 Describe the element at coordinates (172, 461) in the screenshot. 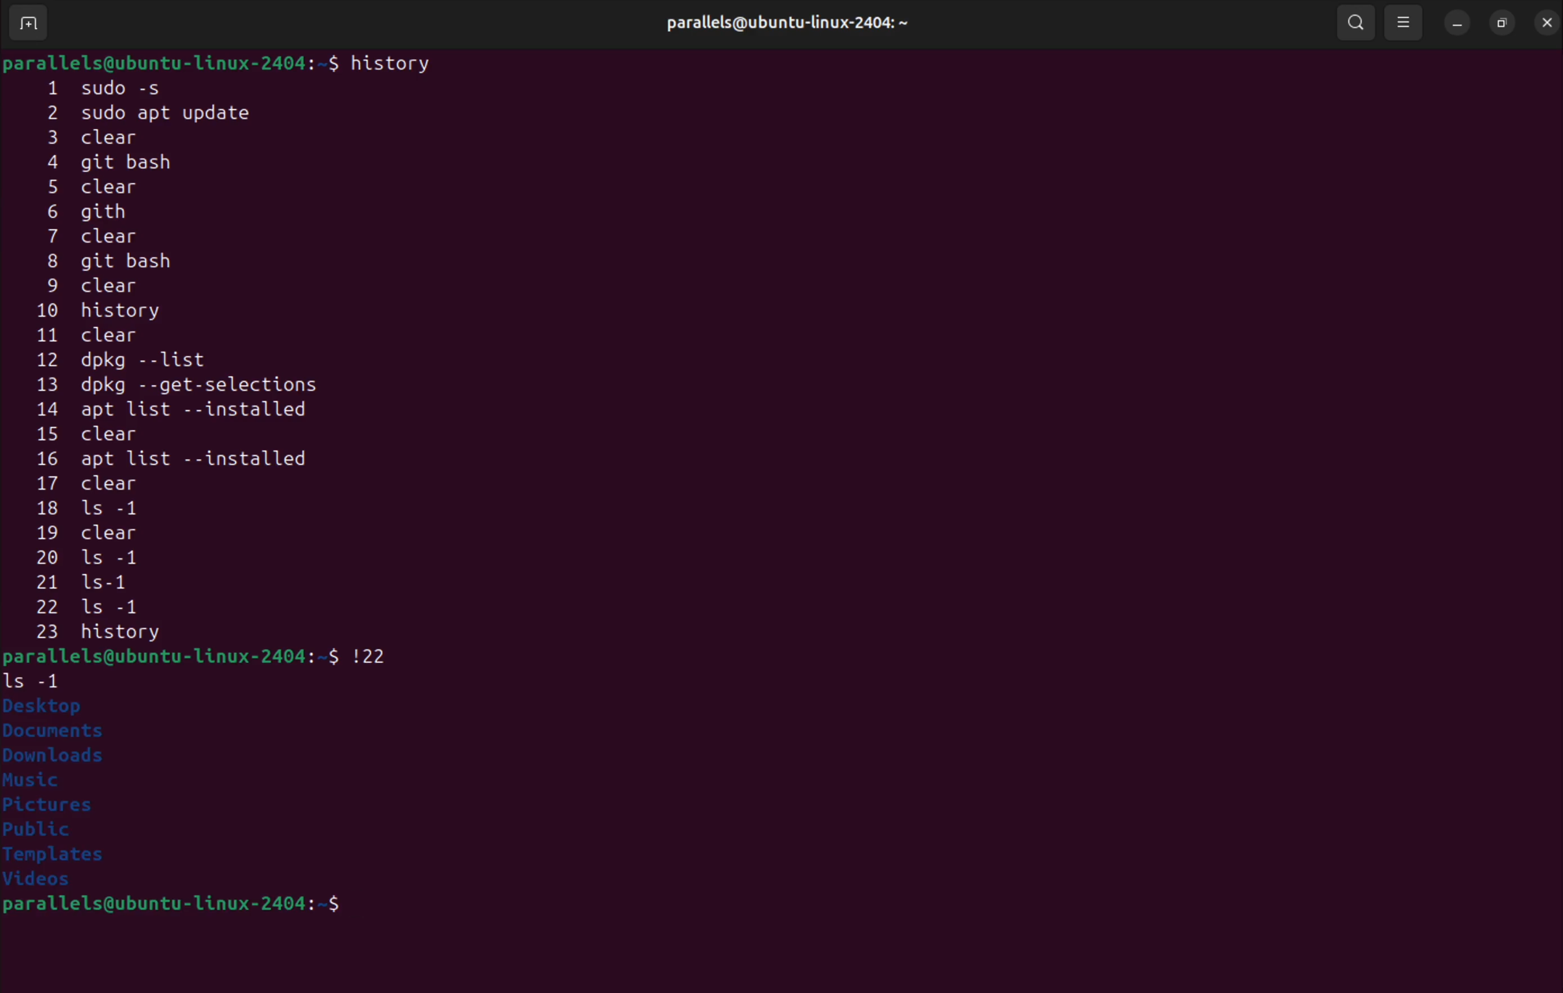

I see `16 apt list installed` at that location.